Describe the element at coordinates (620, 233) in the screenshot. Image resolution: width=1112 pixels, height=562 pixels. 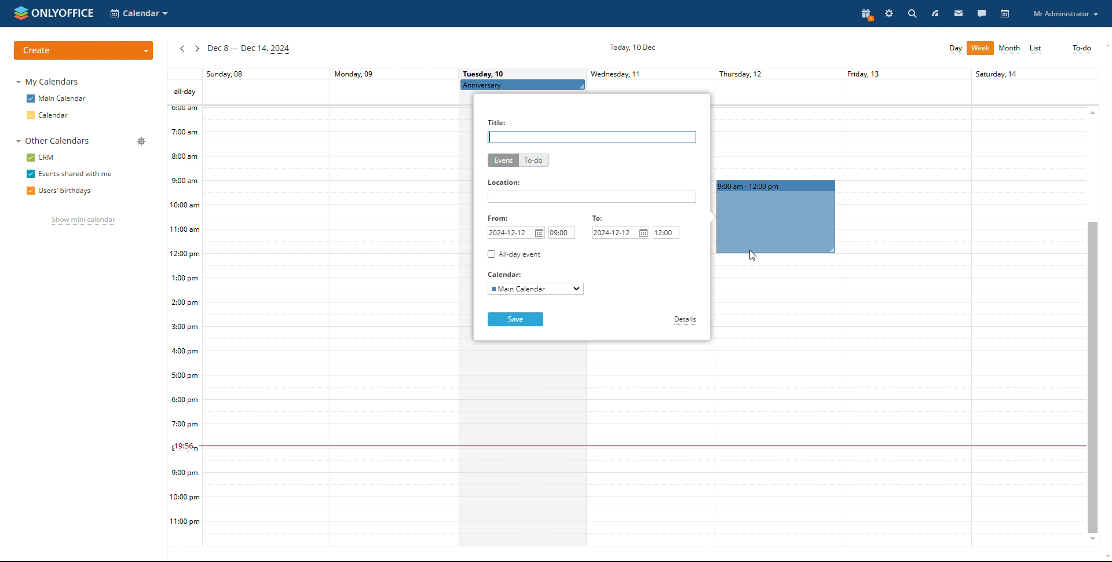
I see `end date` at that location.